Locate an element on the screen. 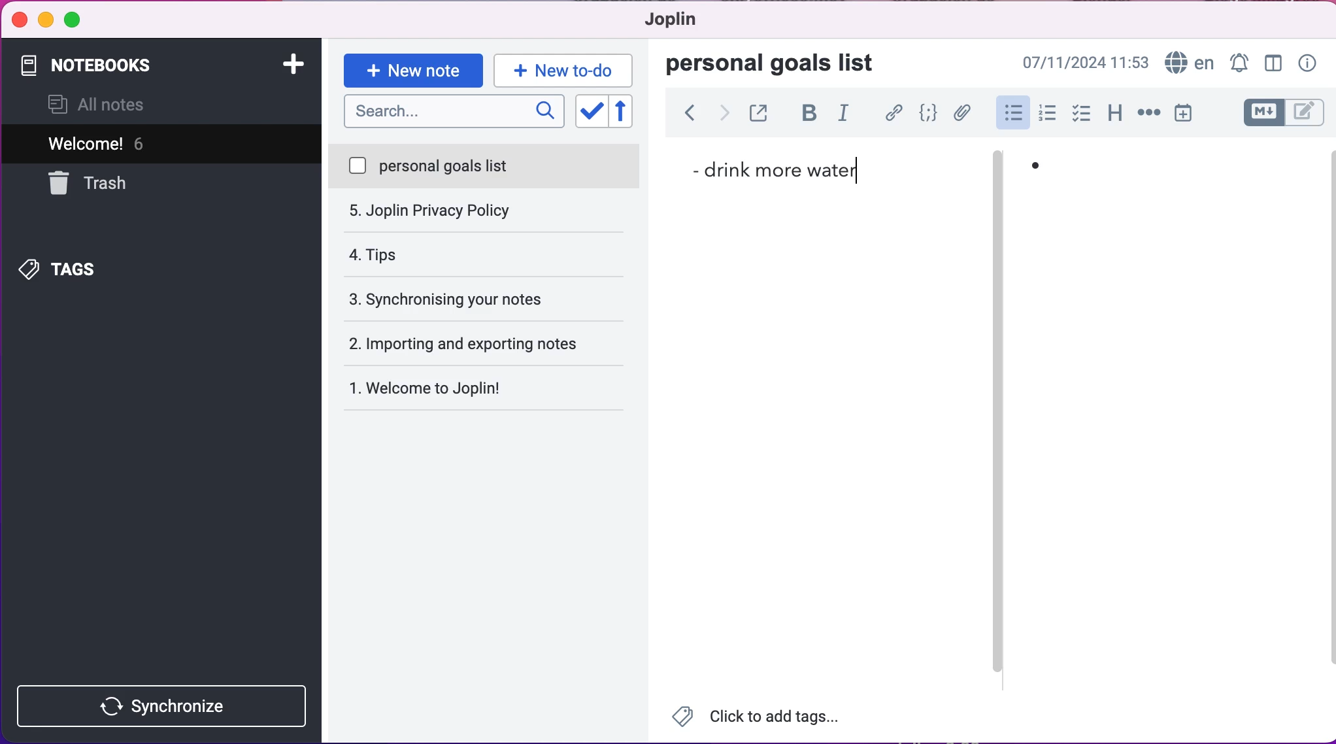 This screenshot has height=744, width=1336. language is located at coordinates (1188, 61).